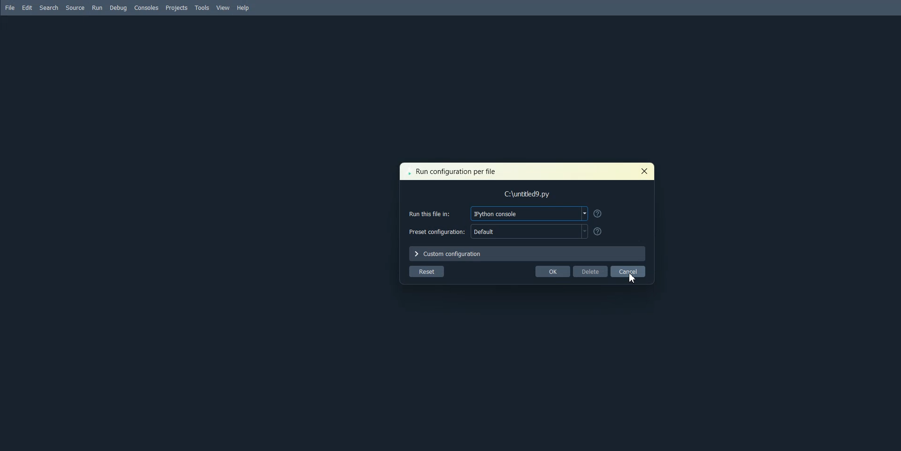 This screenshot has height=451, width=901. What do you see at coordinates (97, 8) in the screenshot?
I see `Run` at bounding box center [97, 8].